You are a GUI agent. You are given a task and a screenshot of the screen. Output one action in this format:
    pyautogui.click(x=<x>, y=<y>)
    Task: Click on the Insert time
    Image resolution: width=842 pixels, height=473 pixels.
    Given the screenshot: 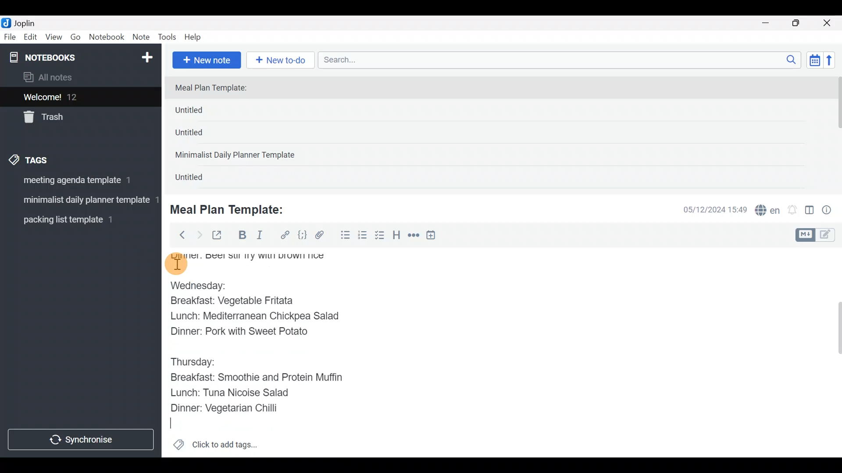 What is the action you would take?
    pyautogui.click(x=435, y=236)
    